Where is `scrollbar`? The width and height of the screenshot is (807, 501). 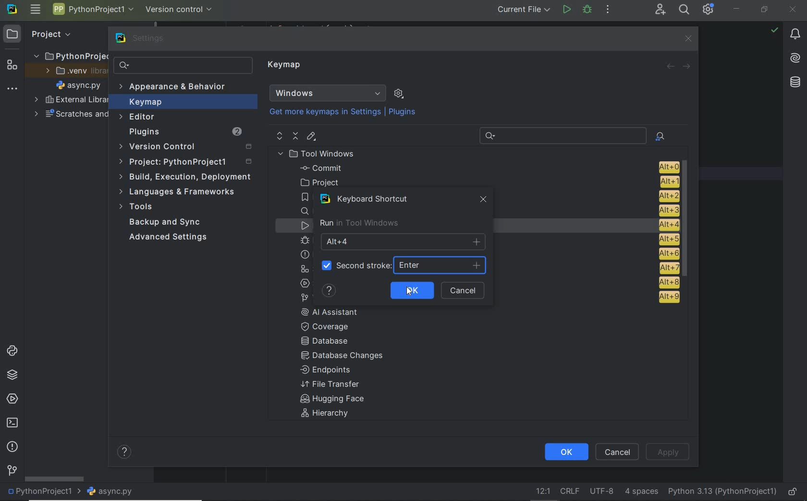
scrollbar is located at coordinates (53, 478).